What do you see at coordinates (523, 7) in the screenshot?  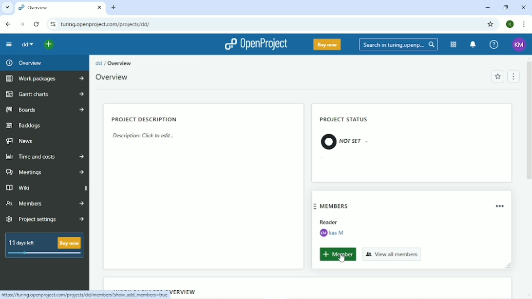 I see `Close` at bounding box center [523, 7].